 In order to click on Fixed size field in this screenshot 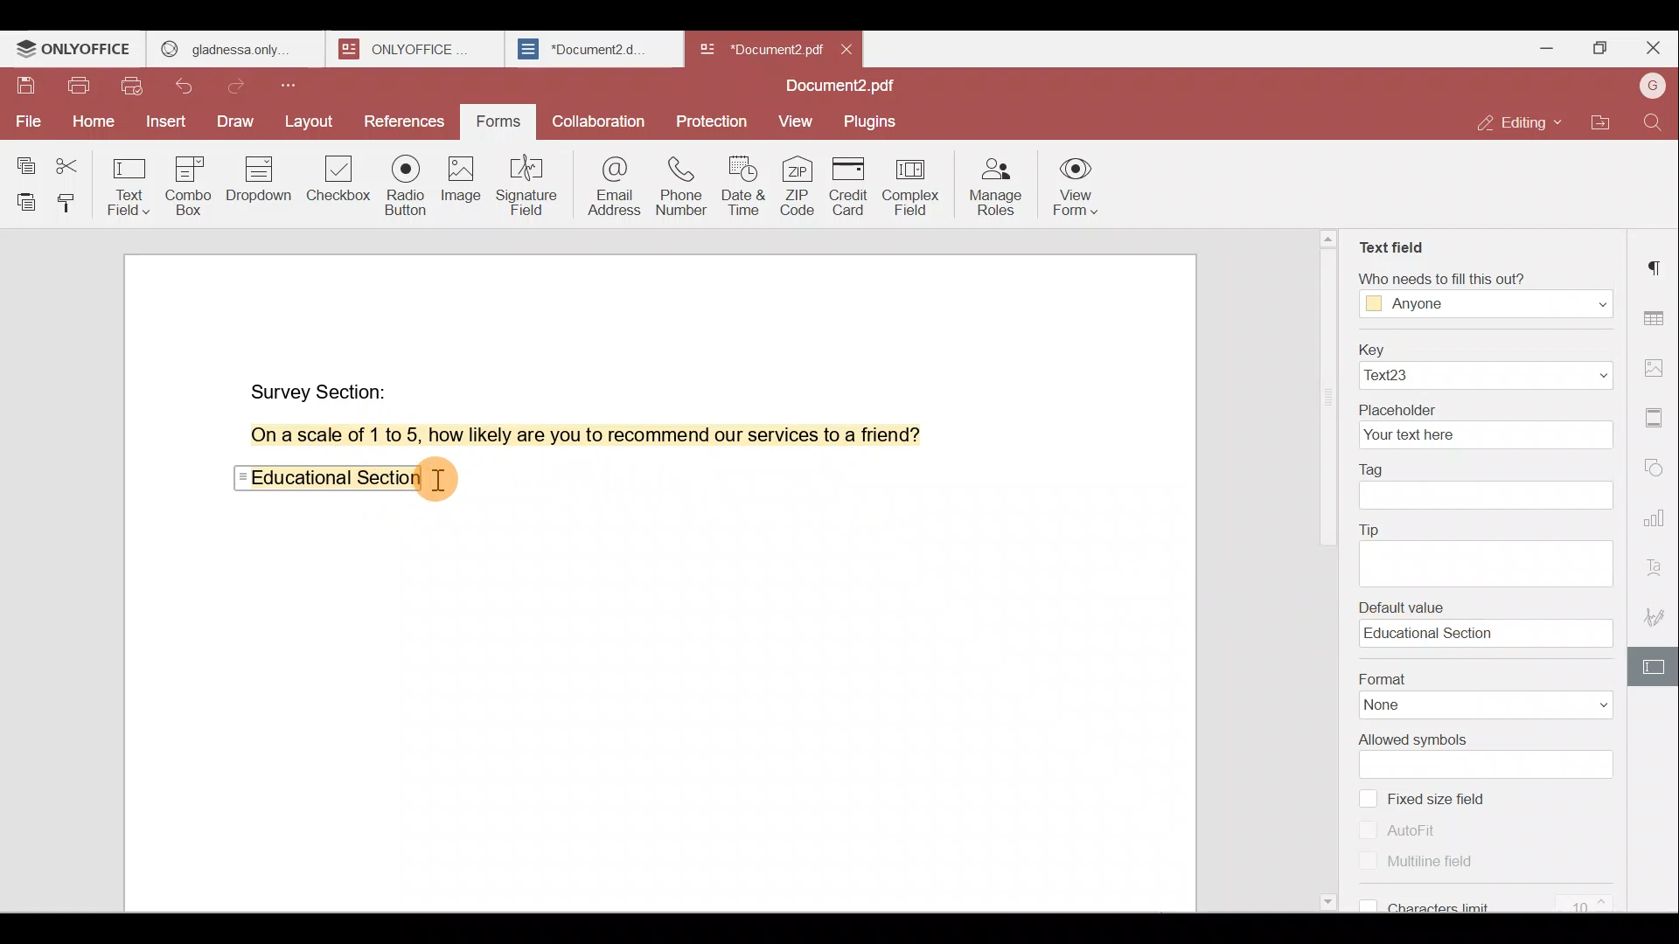, I will do `click(1453, 802)`.